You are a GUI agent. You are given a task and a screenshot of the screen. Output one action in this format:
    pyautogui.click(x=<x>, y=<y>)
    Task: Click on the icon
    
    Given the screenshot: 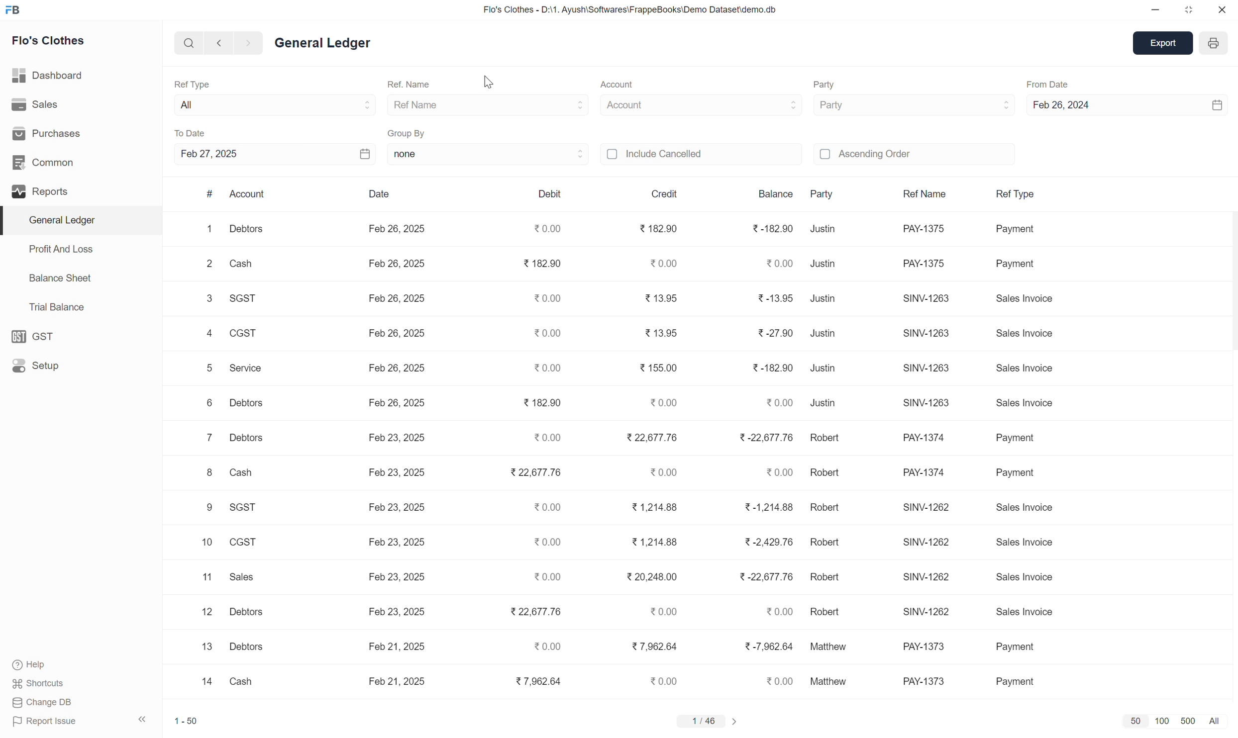 What is the action you would take?
    pyautogui.click(x=13, y=11)
    